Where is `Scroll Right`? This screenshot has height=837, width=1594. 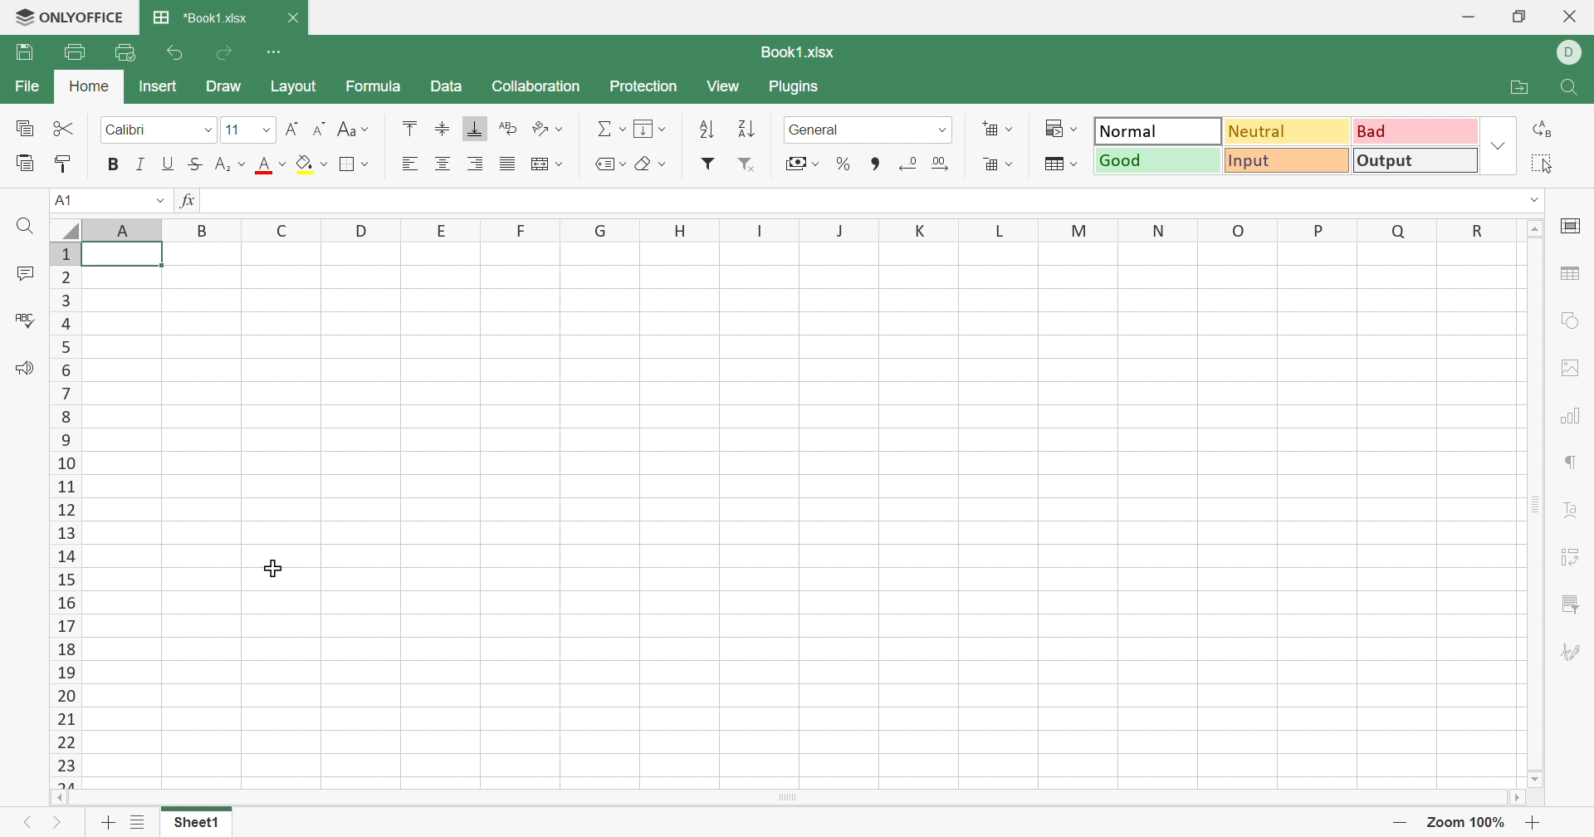
Scroll Right is located at coordinates (1513, 797).